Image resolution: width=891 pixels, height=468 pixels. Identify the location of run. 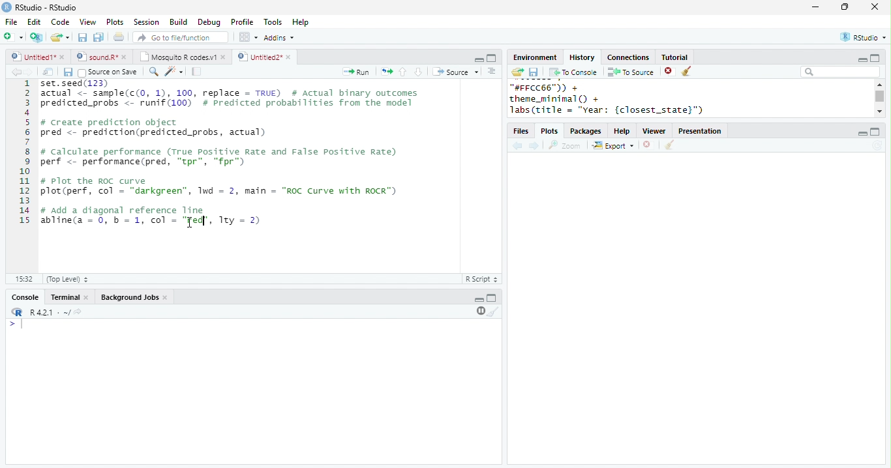
(355, 72).